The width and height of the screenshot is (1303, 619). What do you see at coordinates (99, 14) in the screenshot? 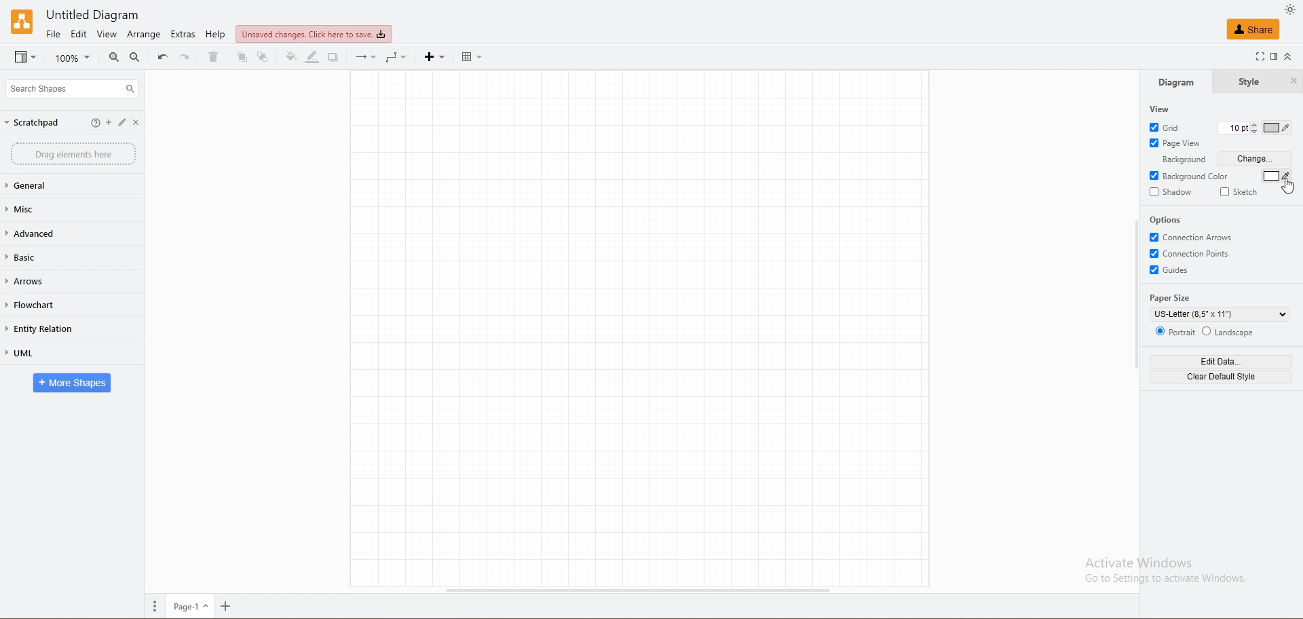
I see `Untitled Diagram` at bounding box center [99, 14].